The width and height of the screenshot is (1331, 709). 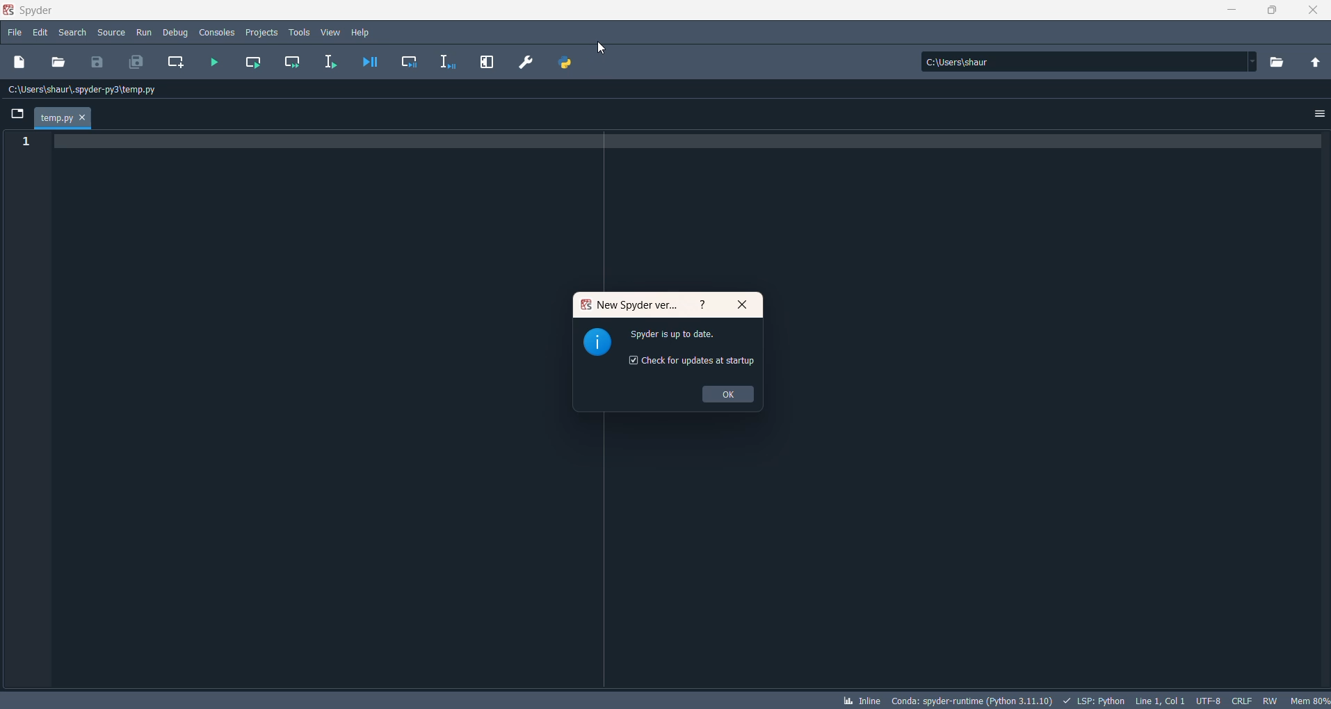 I want to click on debug file, so click(x=369, y=63).